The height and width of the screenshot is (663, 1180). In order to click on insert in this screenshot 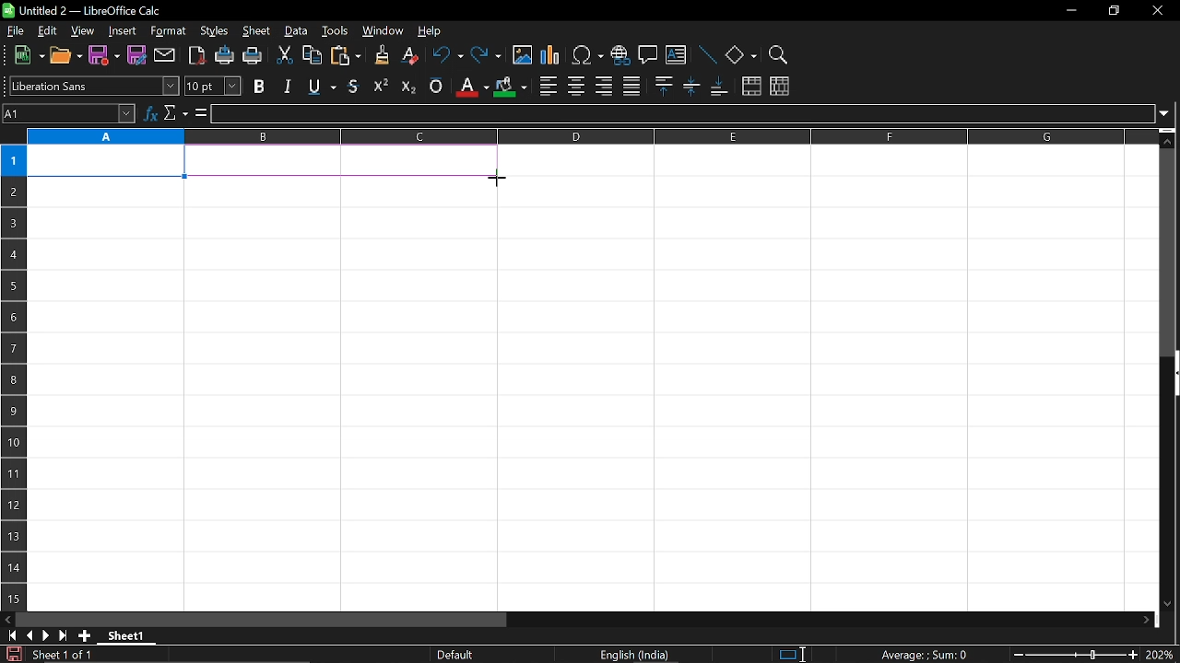, I will do `click(123, 31)`.